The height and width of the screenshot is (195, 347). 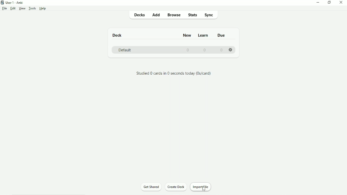 What do you see at coordinates (176, 186) in the screenshot?
I see `Create Deck` at bounding box center [176, 186].